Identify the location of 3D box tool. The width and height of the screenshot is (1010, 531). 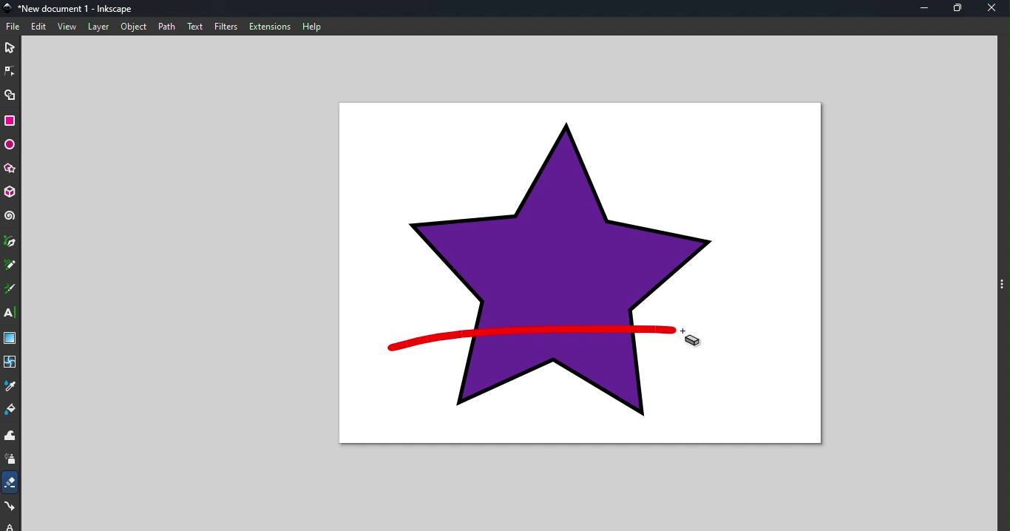
(10, 192).